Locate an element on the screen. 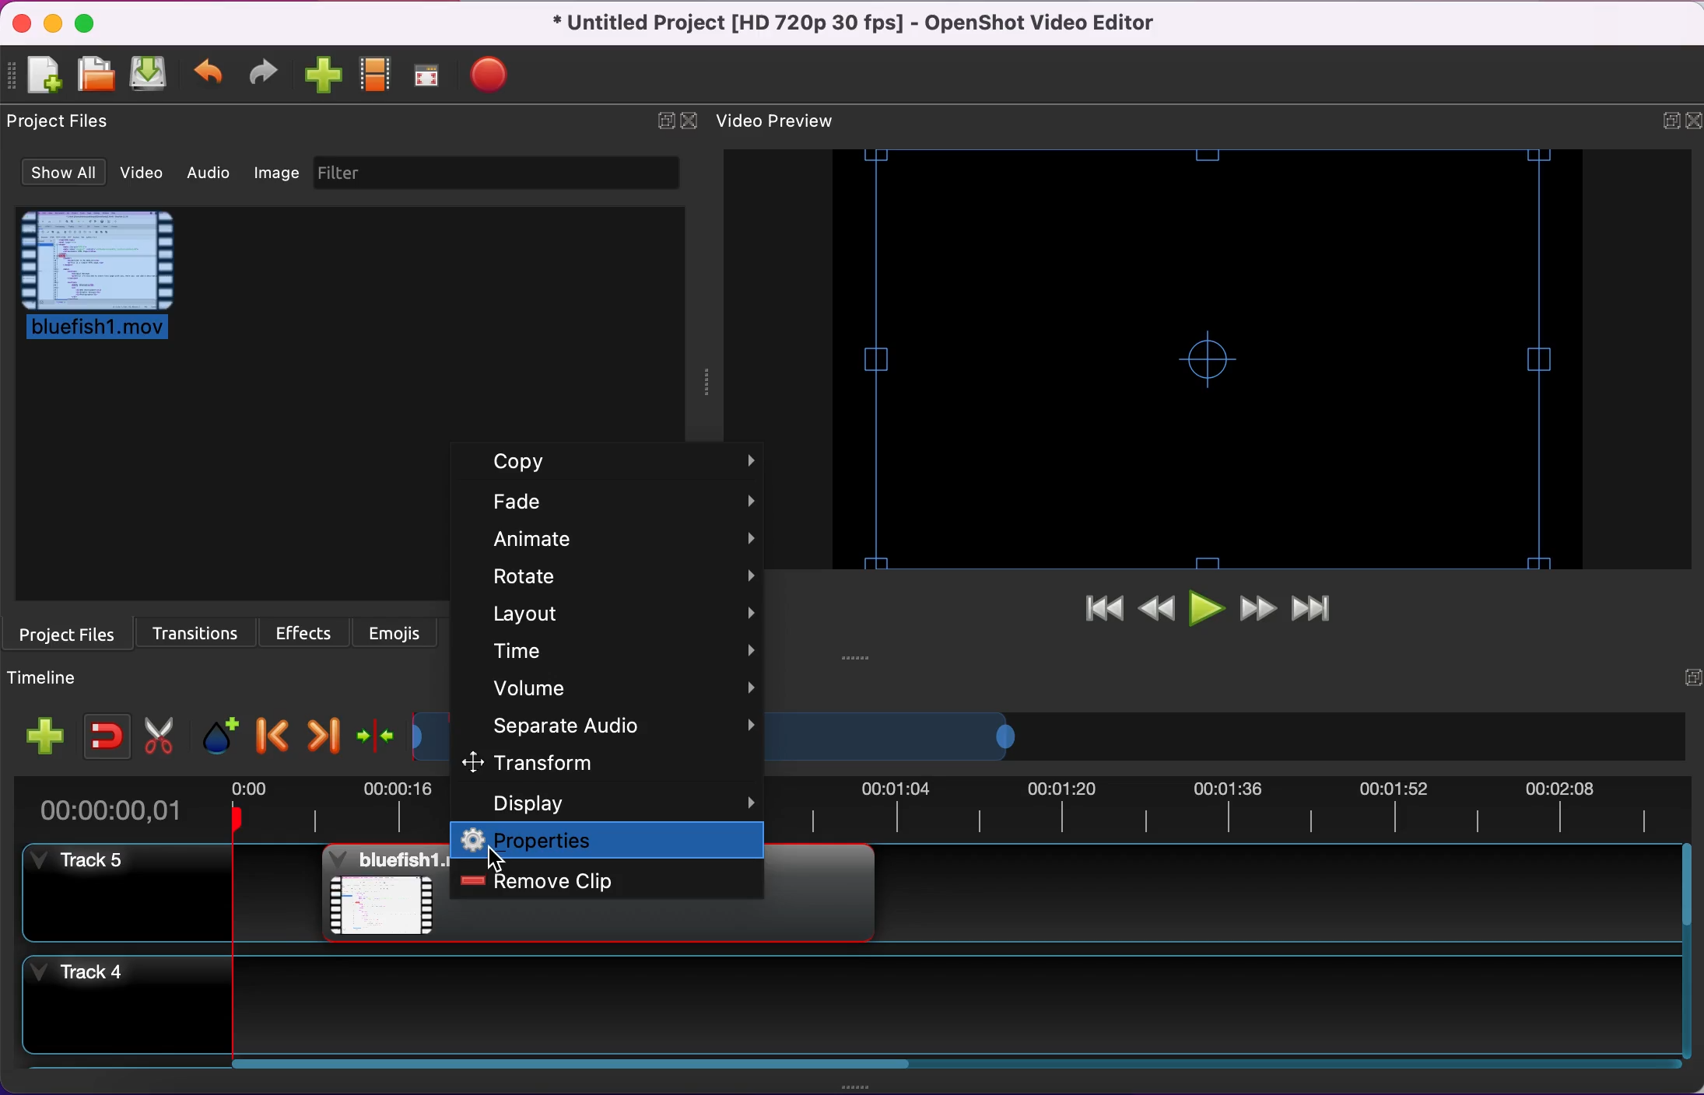 The width and height of the screenshot is (1704, 1095). image is located at coordinates (275, 172).